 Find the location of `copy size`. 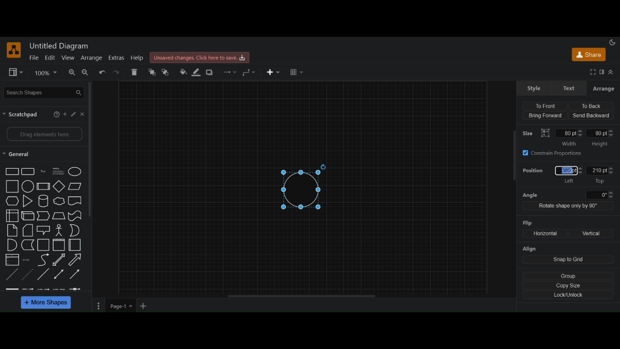

copy size is located at coordinates (569, 285).